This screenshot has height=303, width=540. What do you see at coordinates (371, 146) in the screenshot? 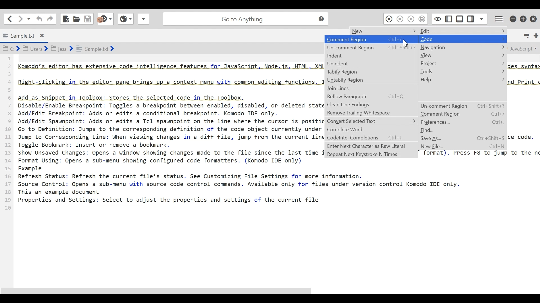
I see `Enter Next Character as Raw Literal` at bounding box center [371, 146].